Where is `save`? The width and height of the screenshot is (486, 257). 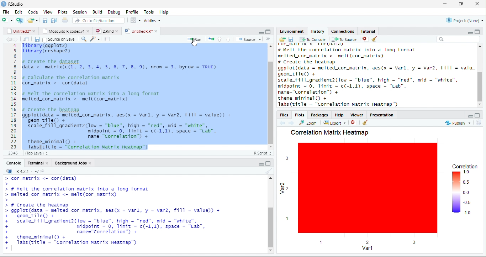
save is located at coordinates (291, 39).